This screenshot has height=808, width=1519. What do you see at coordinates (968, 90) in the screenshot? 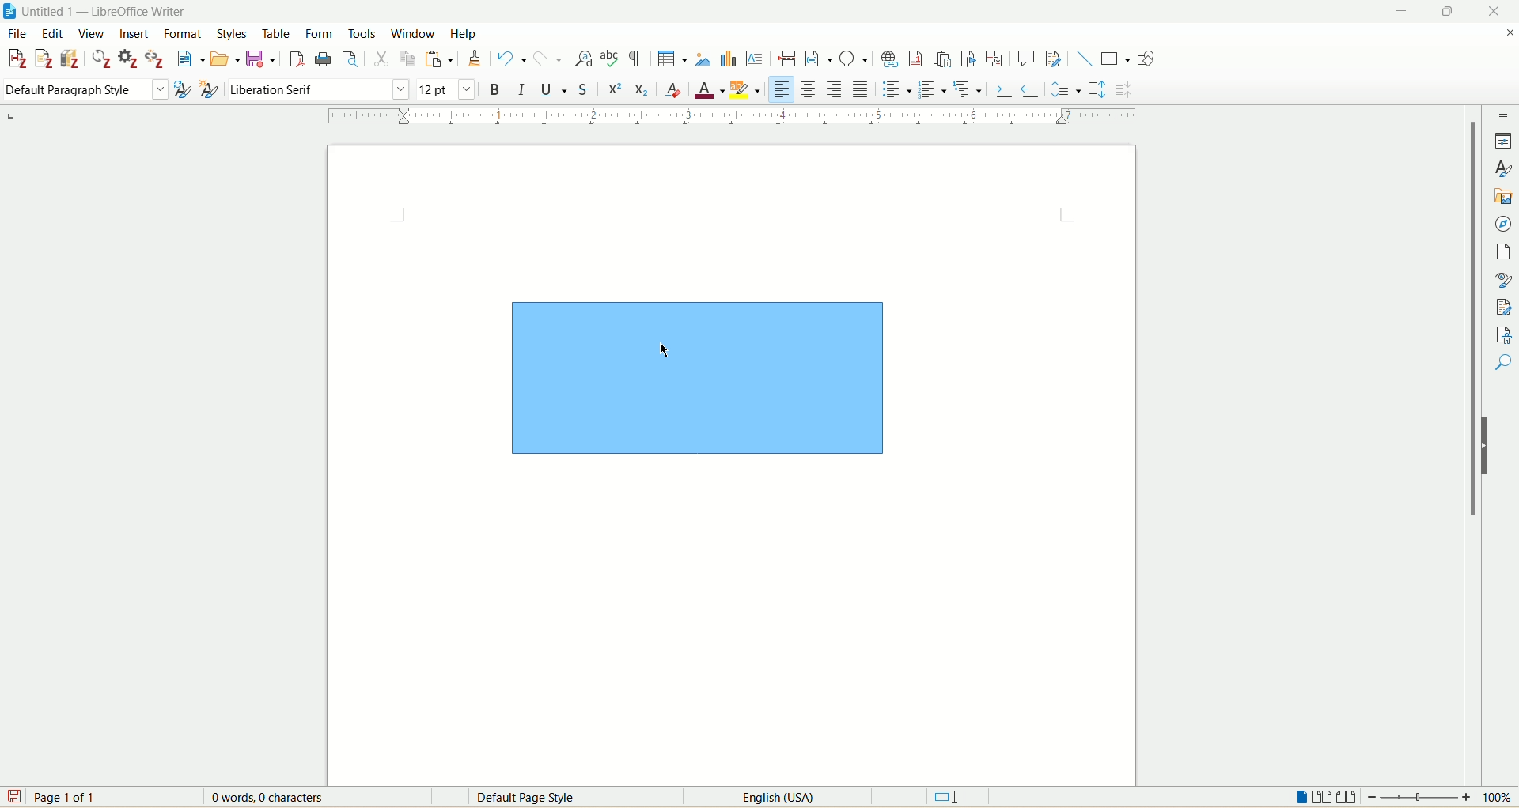
I see `format outline` at bounding box center [968, 90].